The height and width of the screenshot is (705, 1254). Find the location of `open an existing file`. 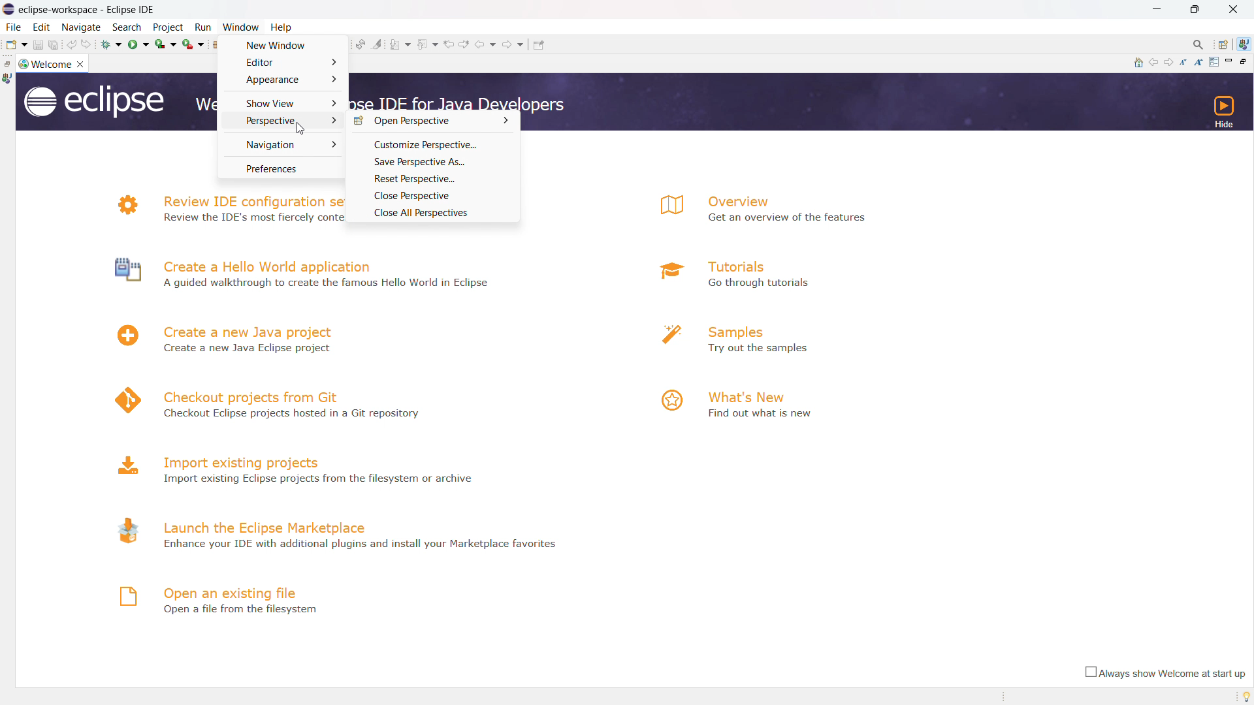

open an existing file is located at coordinates (231, 592).